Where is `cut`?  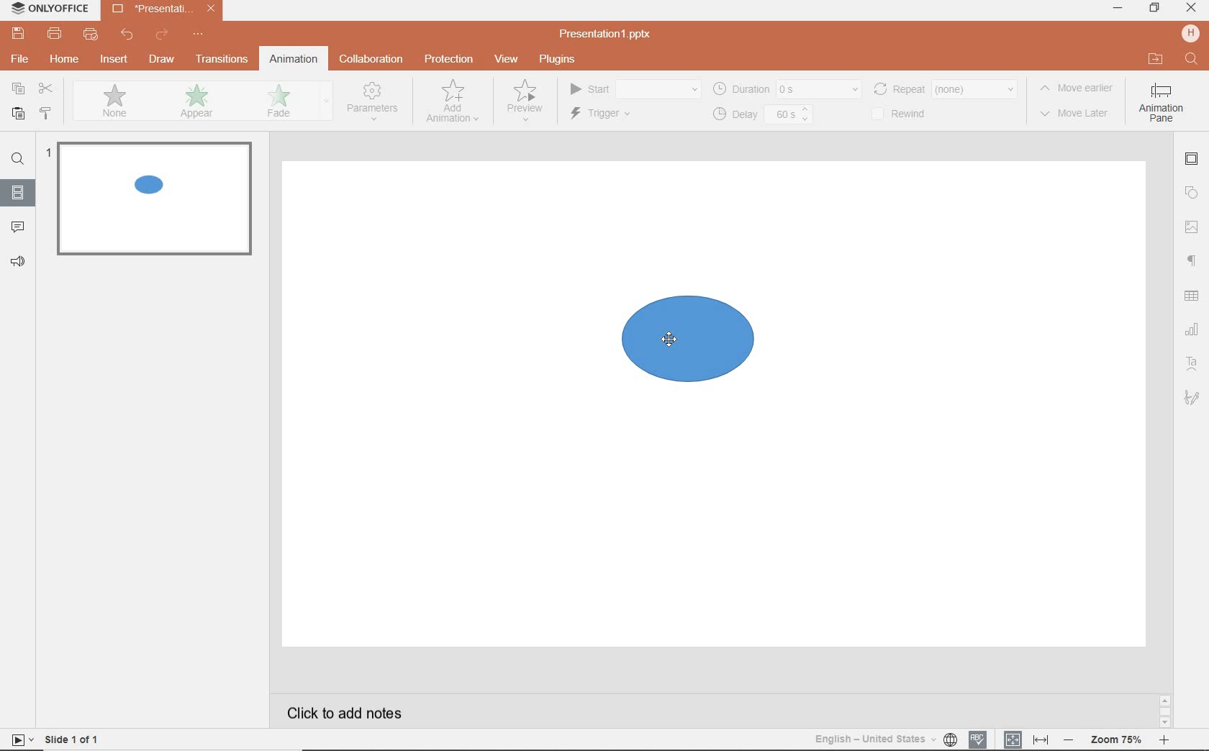 cut is located at coordinates (49, 89).